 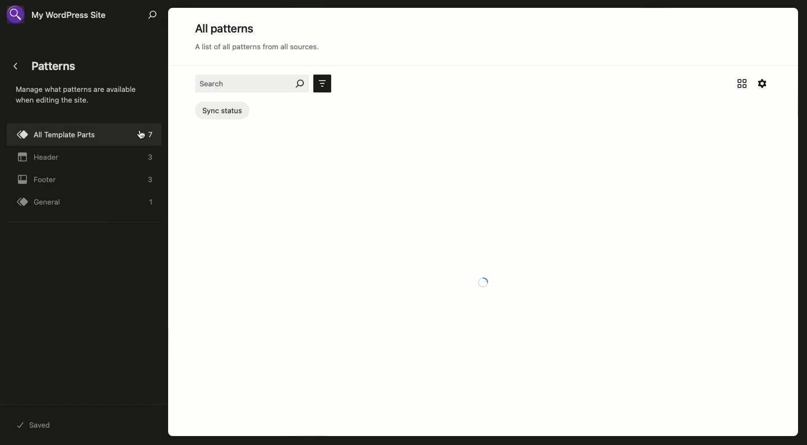 What do you see at coordinates (323, 84) in the screenshot?
I see `Sort` at bounding box center [323, 84].